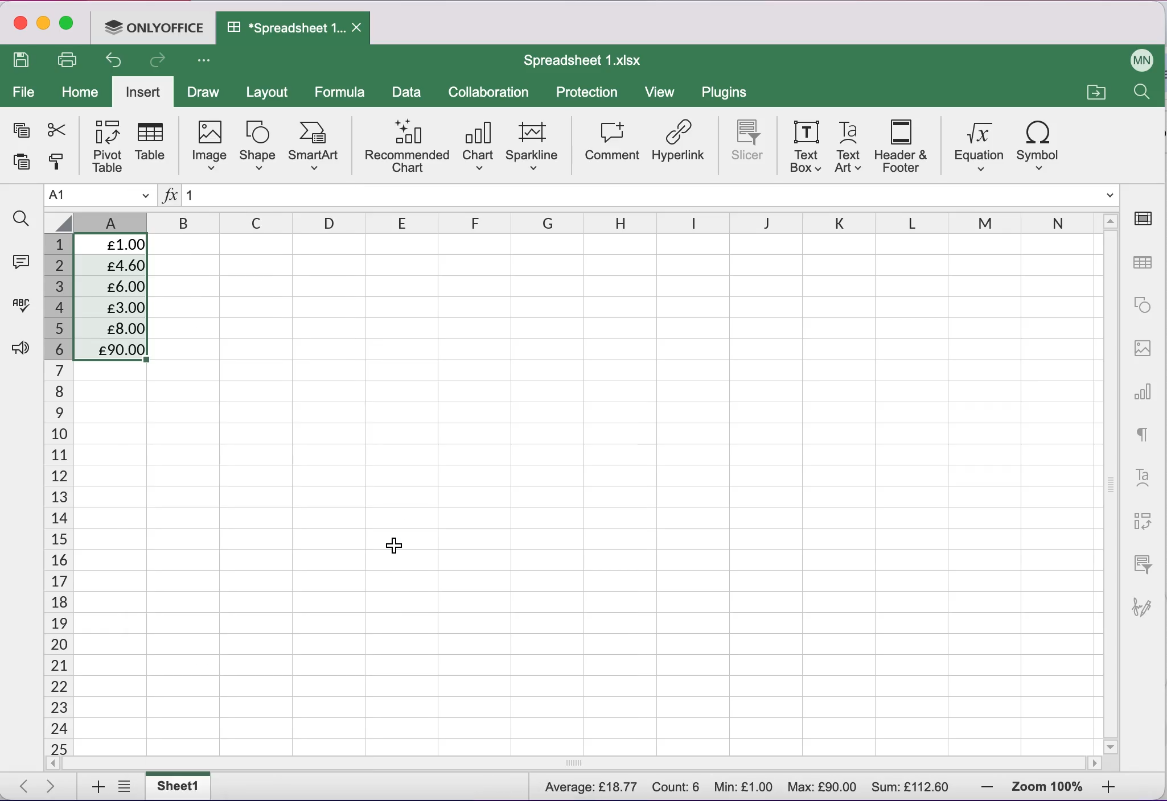 Image resolution: width=1167 pixels, height=801 pixels. I want to click on £90.00, so click(112, 348).